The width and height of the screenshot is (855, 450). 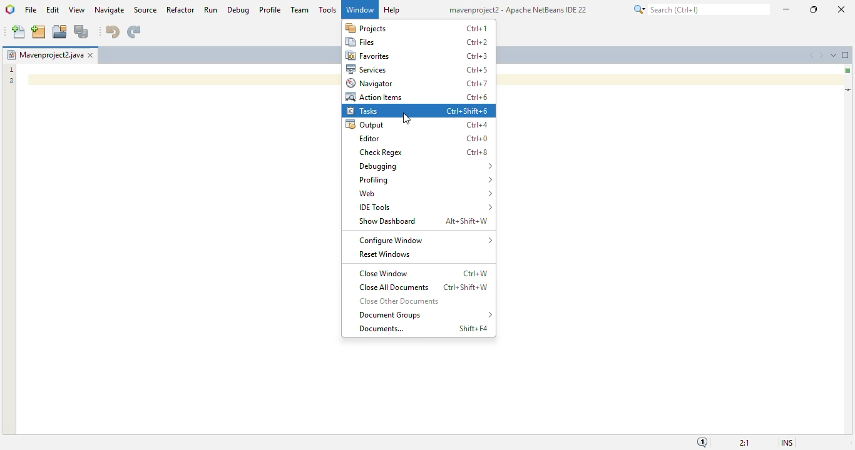 What do you see at coordinates (477, 125) in the screenshot?
I see `shortcut for output` at bounding box center [477, 125].